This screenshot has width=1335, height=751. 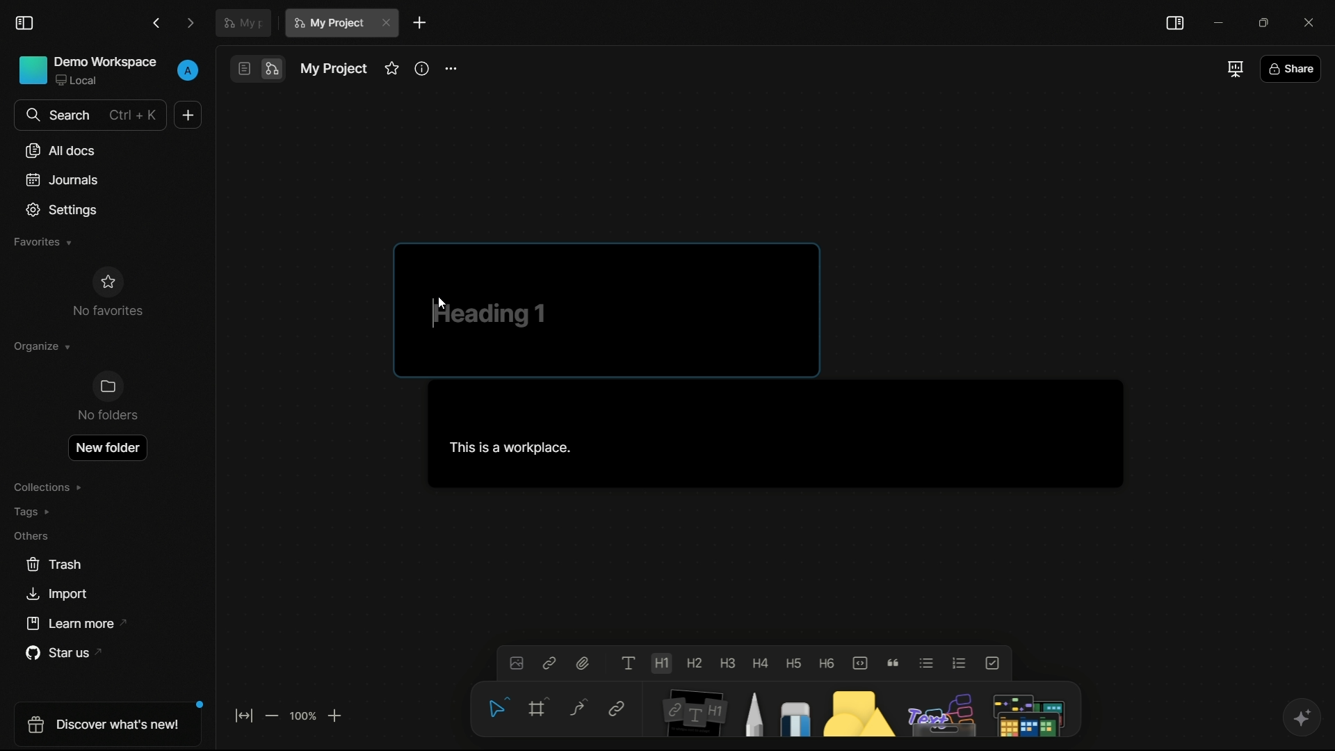 What do you see at coordinates (56, 593) in the screenshot?
I see `import` at bounding box center [56, 593].